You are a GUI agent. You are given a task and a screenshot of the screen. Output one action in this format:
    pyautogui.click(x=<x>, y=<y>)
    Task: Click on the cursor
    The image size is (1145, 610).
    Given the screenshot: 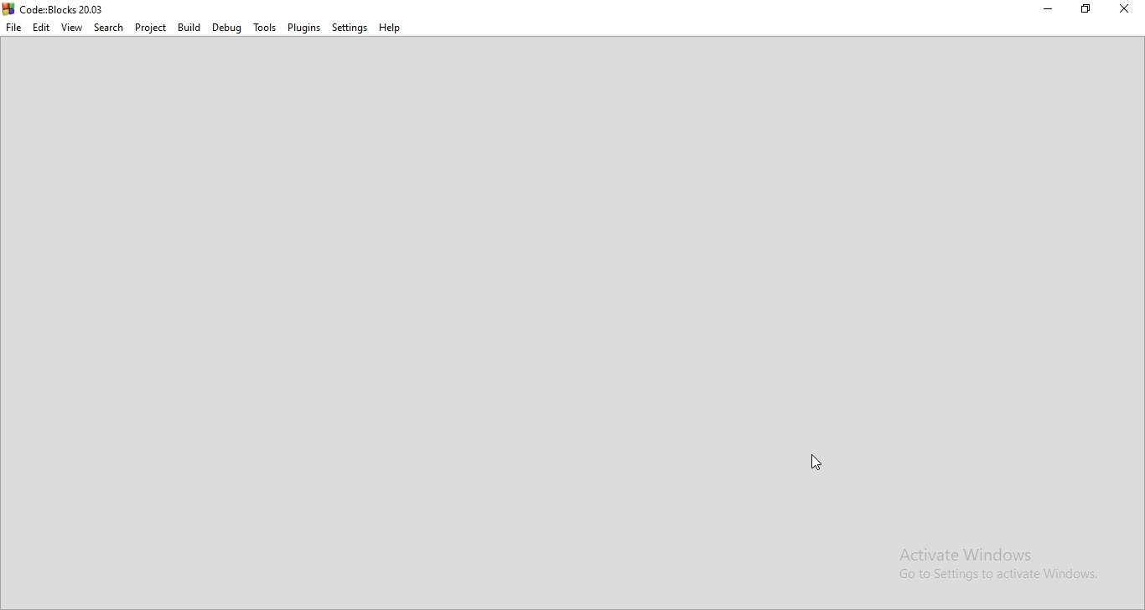 What is the action you would take?
    pyautogui.click(x=816, y=463)
    